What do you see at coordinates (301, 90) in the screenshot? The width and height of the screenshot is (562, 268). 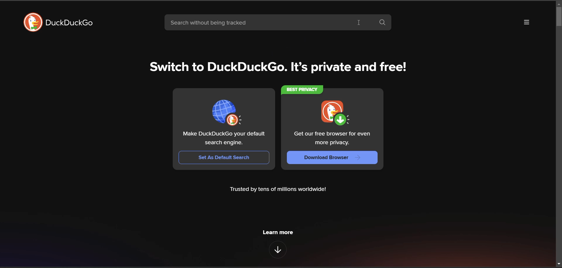 I see `BEST PRIVACY` at bounding box center [301, 90].